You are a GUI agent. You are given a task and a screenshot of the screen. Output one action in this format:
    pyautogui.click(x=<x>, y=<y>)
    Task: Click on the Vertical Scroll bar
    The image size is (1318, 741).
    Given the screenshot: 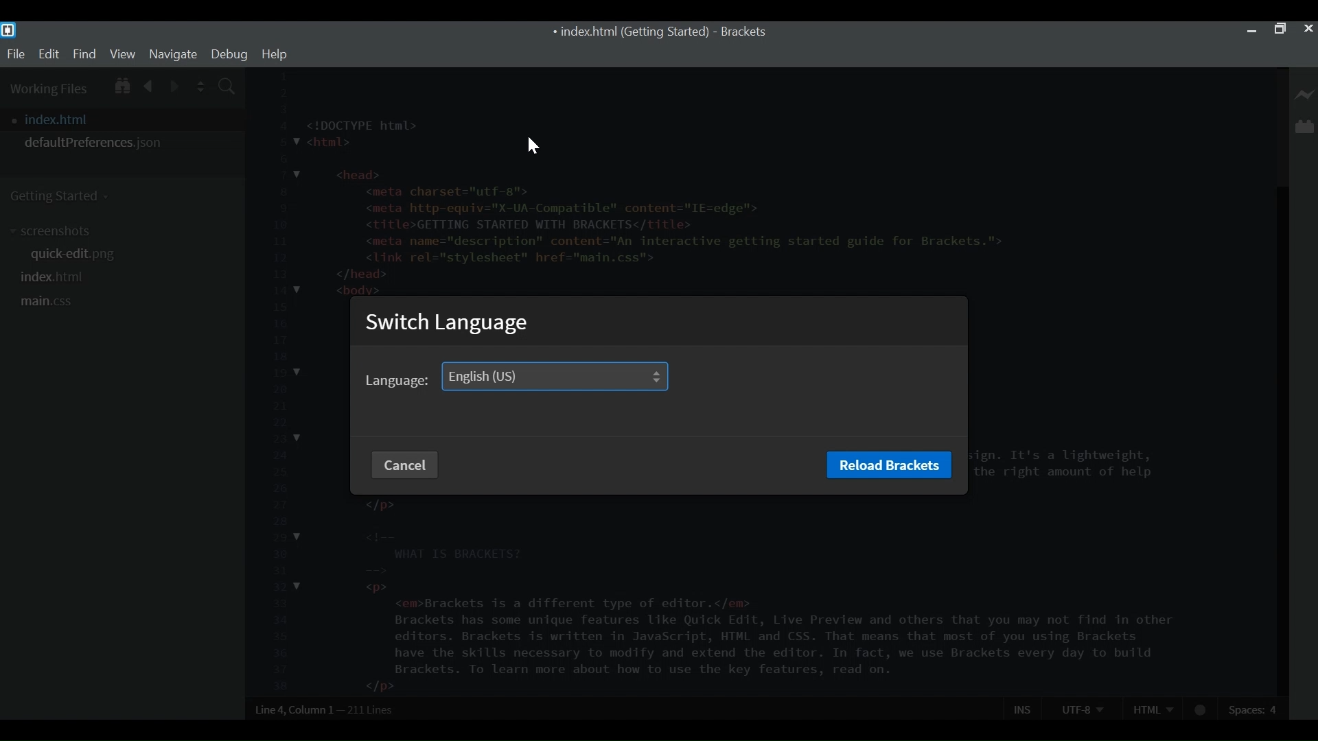 What is the action you would take?
    pyautogui.click(x=1280, y=441)
    